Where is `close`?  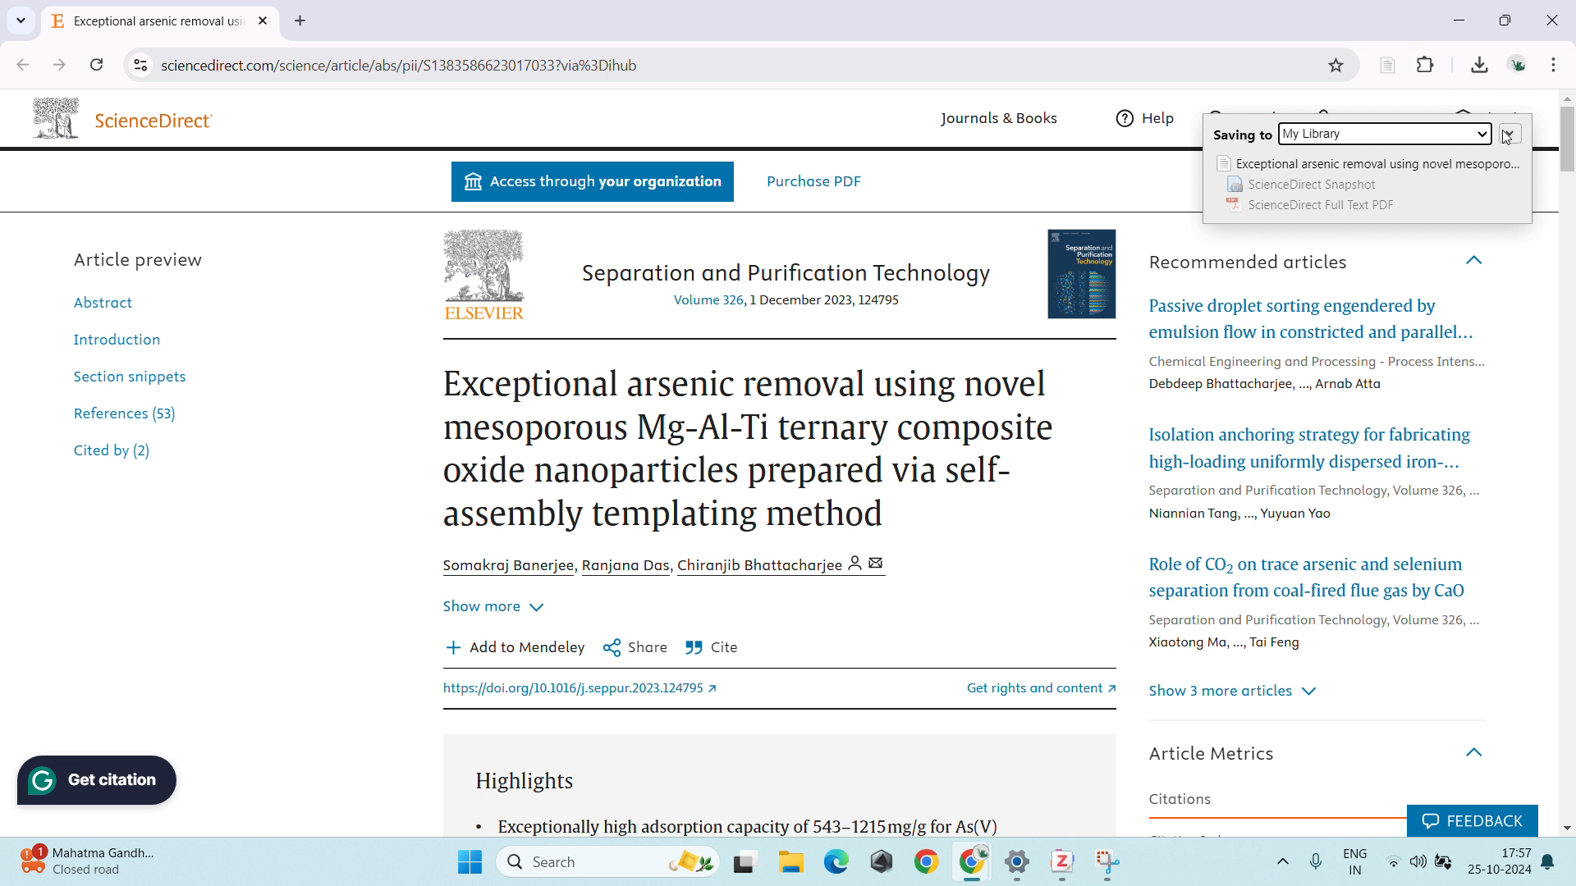 close is located at coordinates (1553, 19).